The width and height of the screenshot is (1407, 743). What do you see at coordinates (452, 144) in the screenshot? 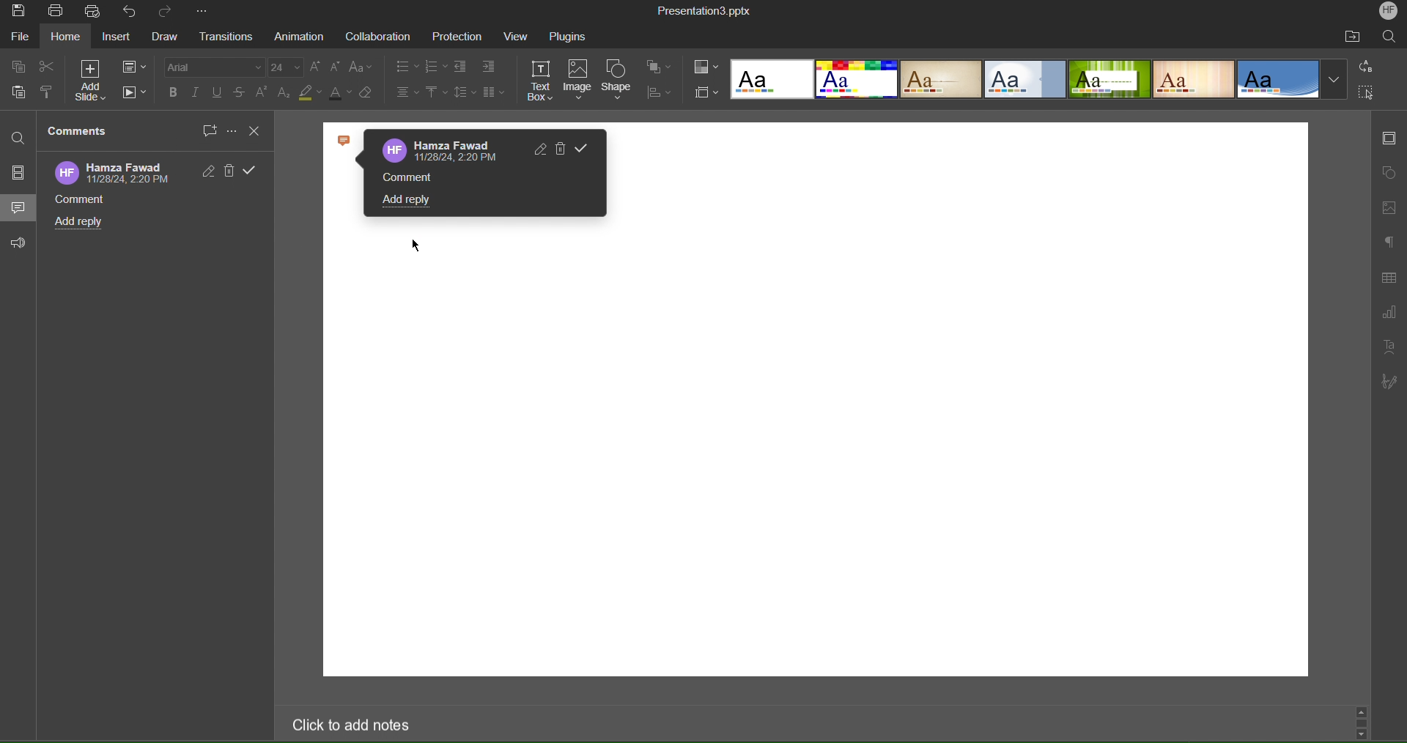
I see `Account` at bounding box center [452, 144].